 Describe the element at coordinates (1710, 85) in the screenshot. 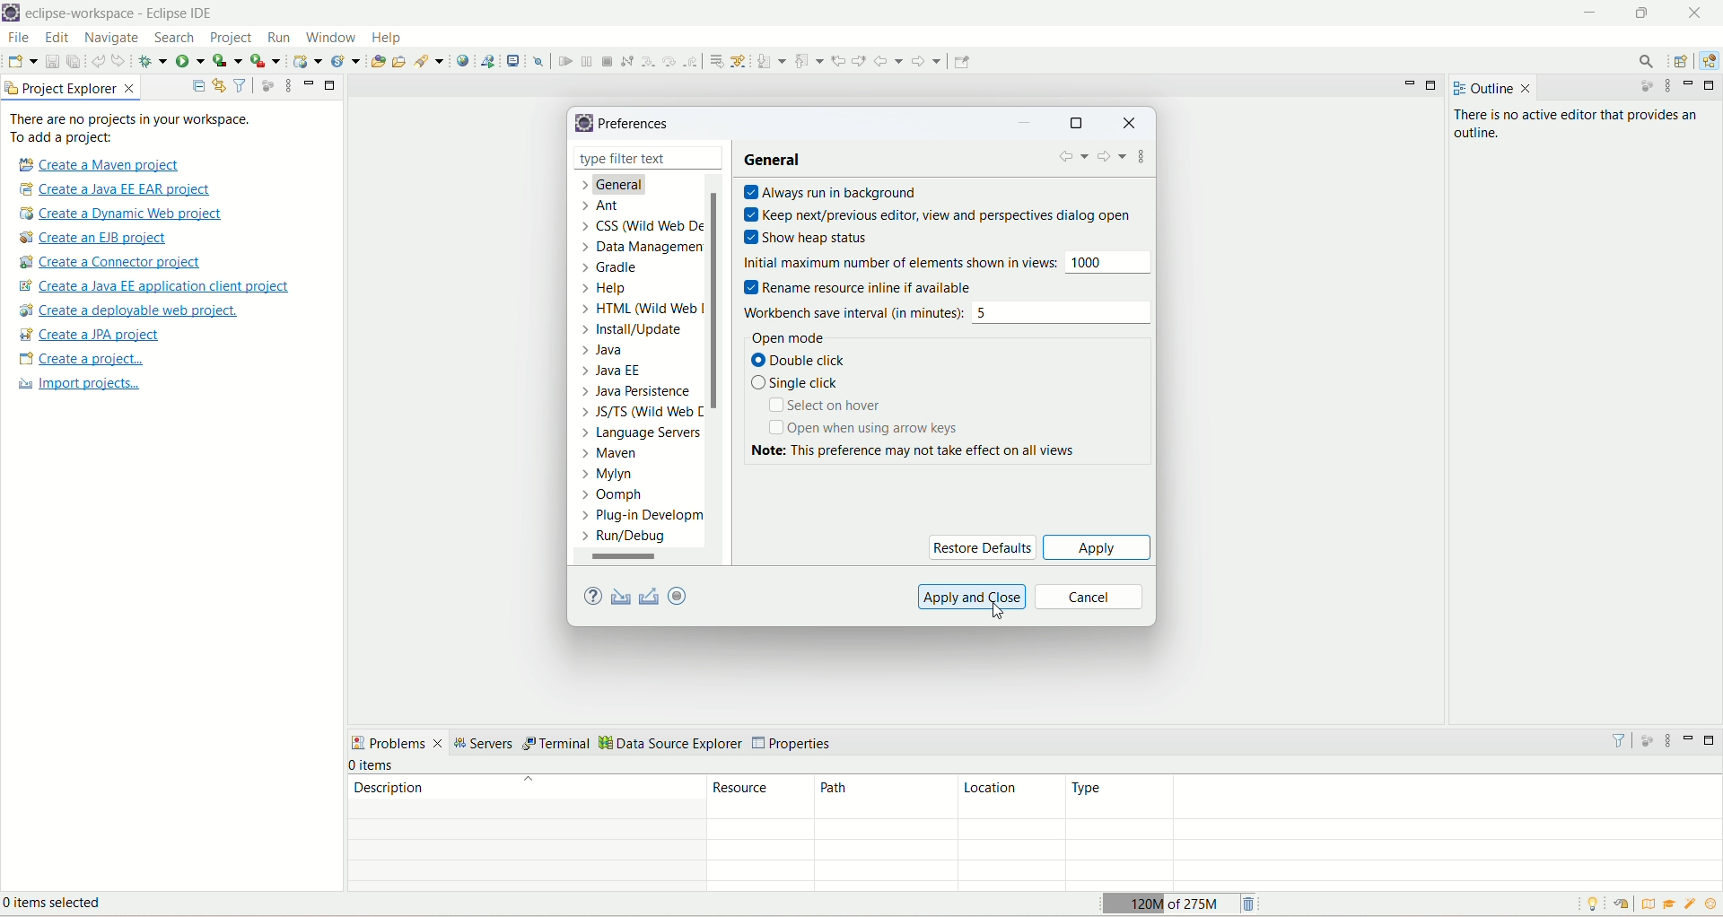

I see `maximize` at that location.